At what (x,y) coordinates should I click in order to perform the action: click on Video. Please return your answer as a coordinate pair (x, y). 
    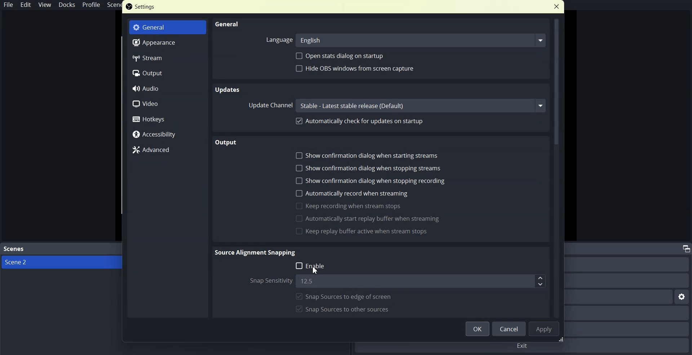
    Looking at the image, I should click on (167, 102).